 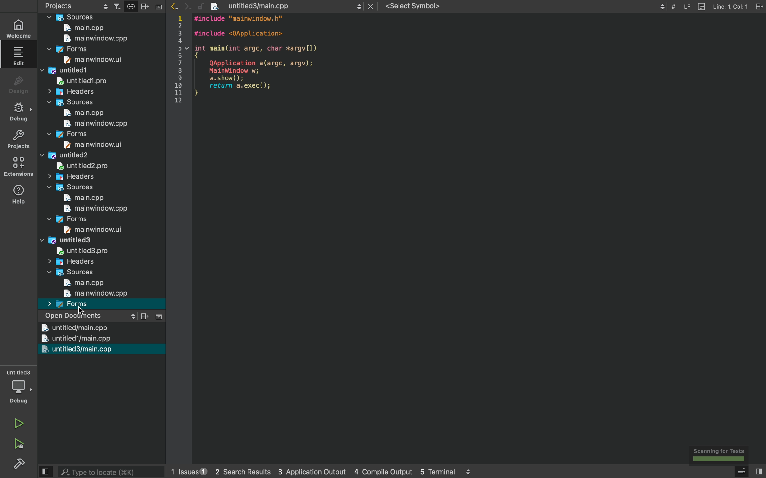 I want to click on mainwindow, so click(x=92, y=230).